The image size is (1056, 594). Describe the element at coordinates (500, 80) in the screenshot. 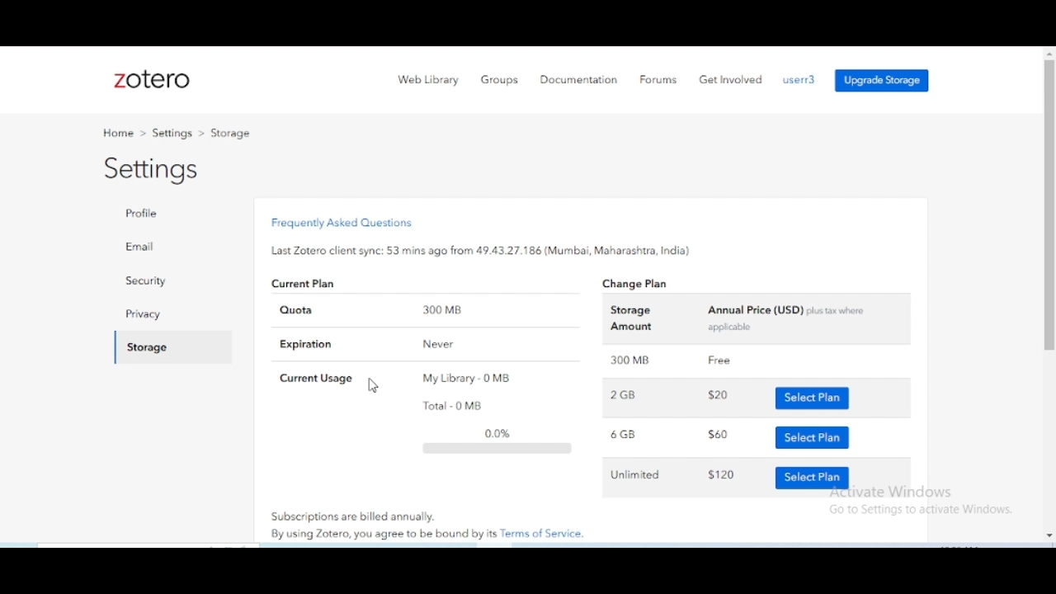

I see `groups` at that location.